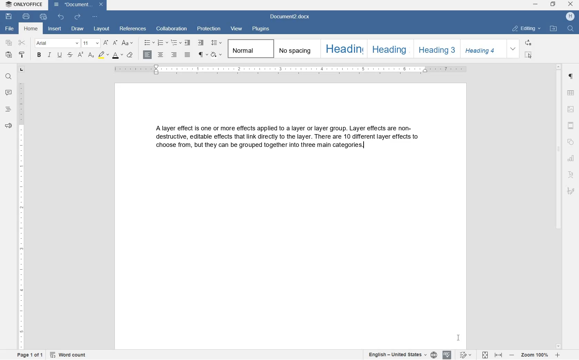 This screenshot has height=360, width=579. Describe the element at coordinates (60, 55) in the screenshot. I see `UNDERLINE` at that location.